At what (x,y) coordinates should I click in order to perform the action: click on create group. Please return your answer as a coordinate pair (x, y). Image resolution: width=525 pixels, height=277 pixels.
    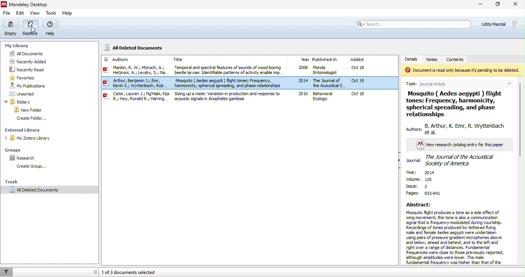
    Looking at the image, I should click on (33, 168).